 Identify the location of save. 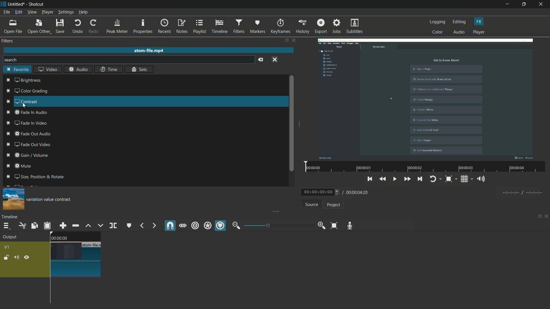
(61, 27).